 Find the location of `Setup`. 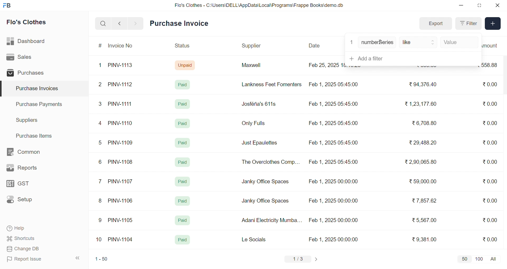

Setup is located at coordinates (27, 201).